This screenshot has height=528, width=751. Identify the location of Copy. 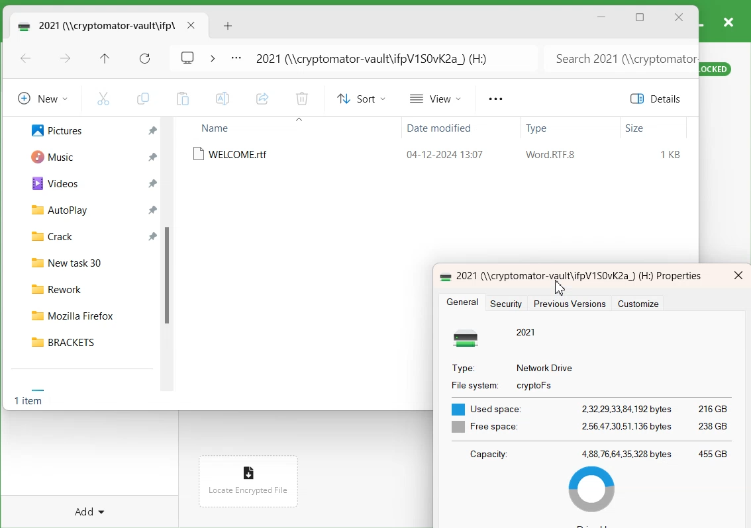
(142, 99).